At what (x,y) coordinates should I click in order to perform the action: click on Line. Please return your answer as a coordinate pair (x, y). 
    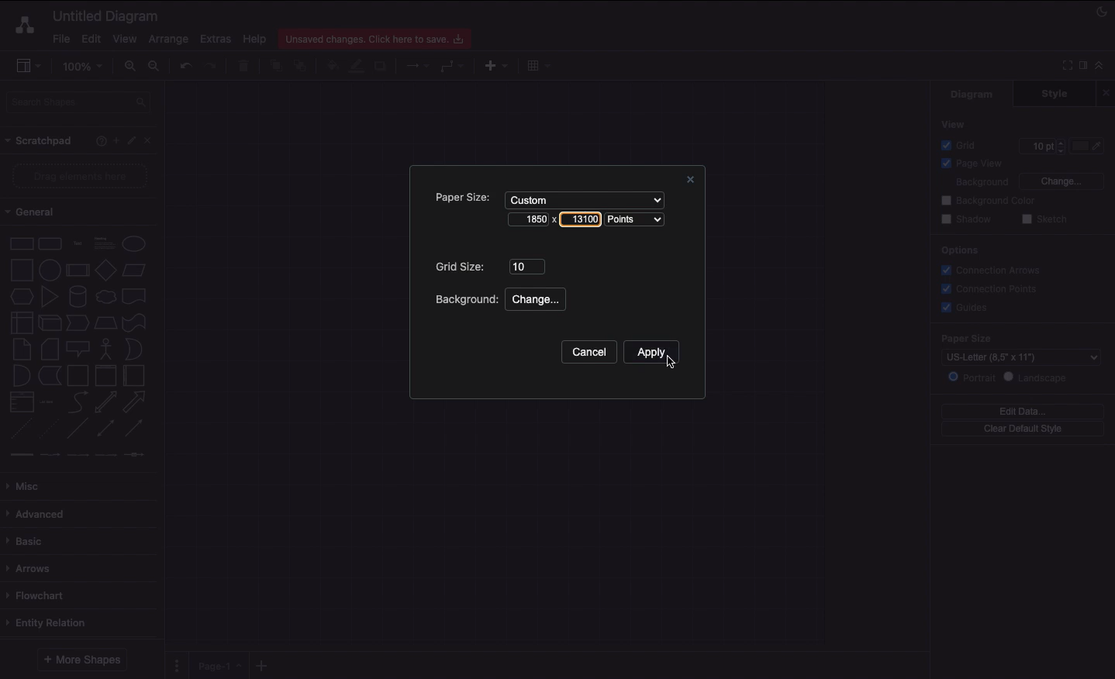
    Looking at the image, I should click on (78, 429).